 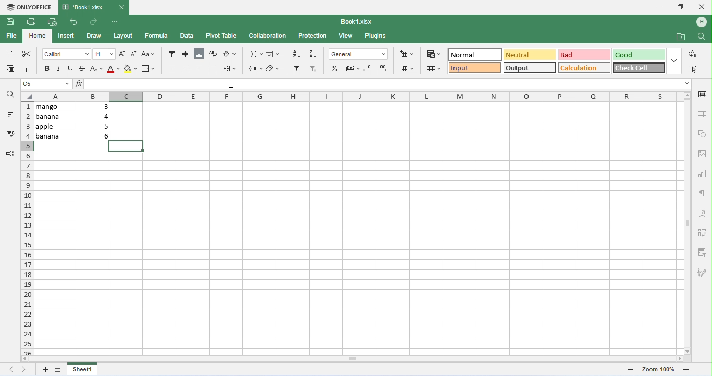 I want to click on banana, so click(x=55, y=117).